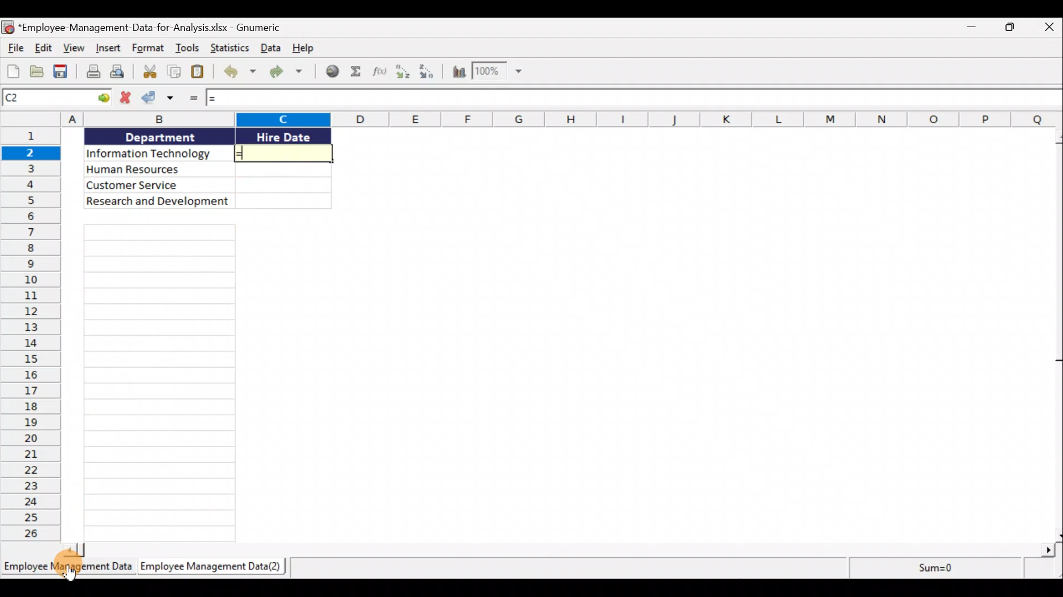  I want to click on Redo undone action, so click(291, 74).